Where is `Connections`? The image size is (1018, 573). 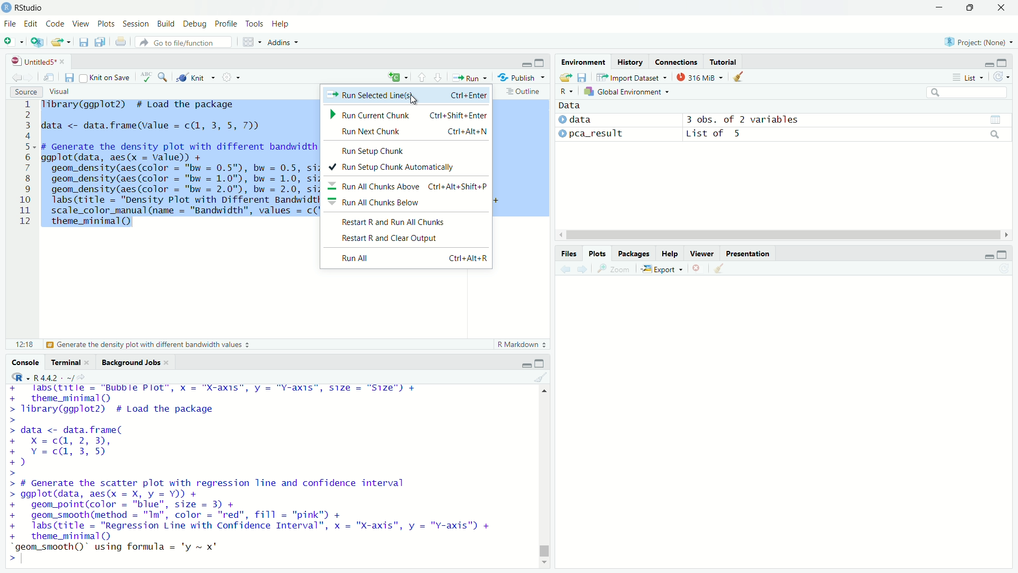
Connections is located at coordinates (675, 61).